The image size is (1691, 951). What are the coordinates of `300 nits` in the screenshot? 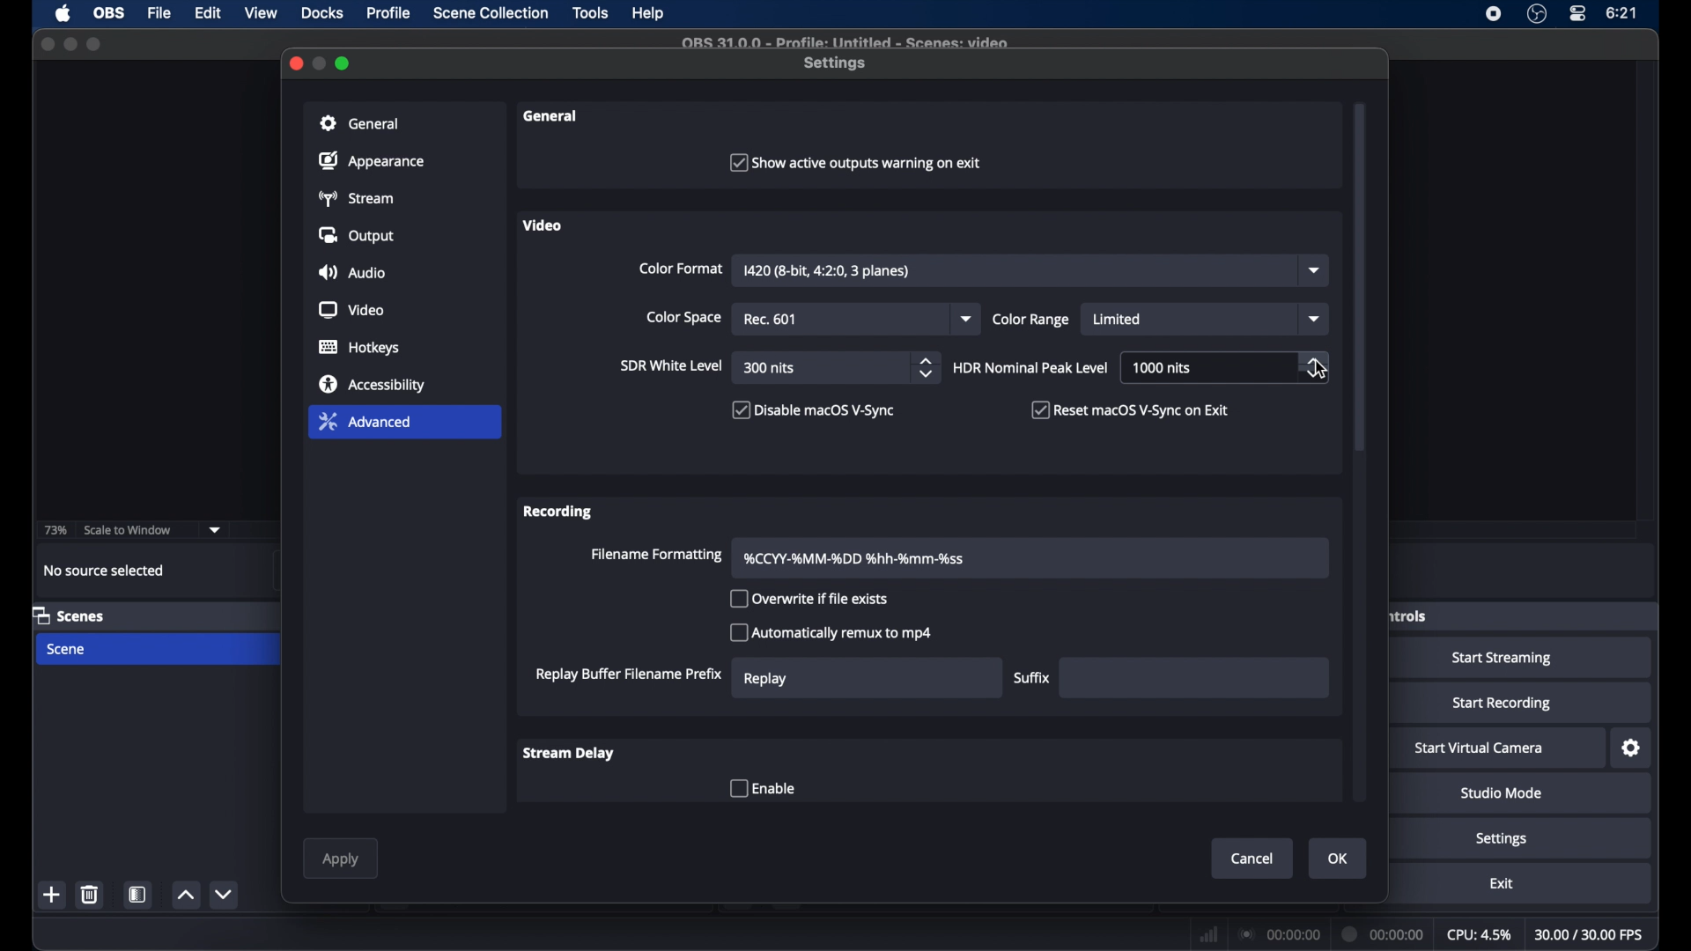 It's located at (770, 368).